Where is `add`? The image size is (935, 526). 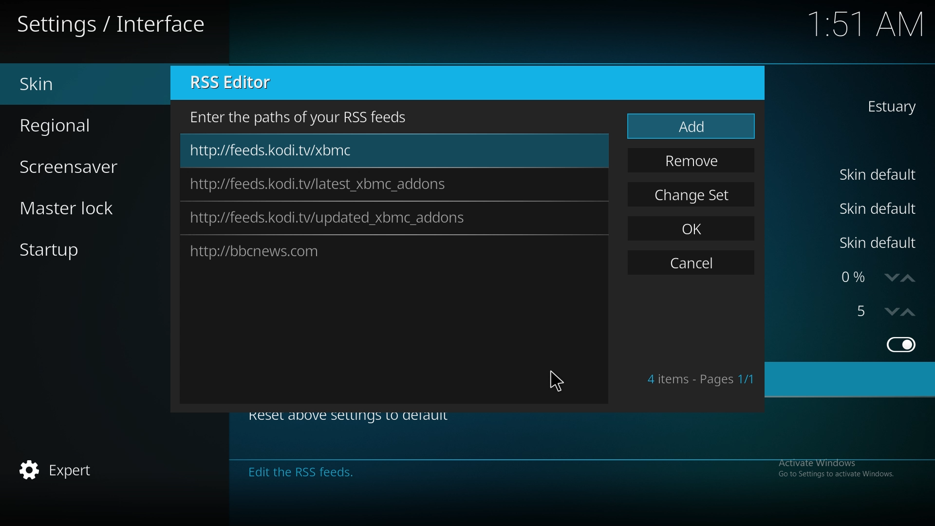 add is located at coordinates (691, 128).